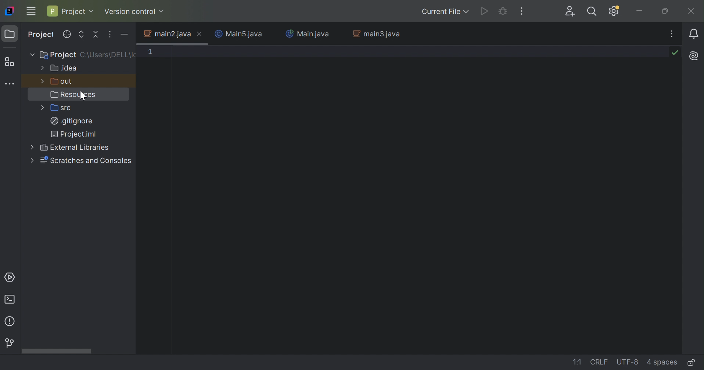  What do you see at coordinates (67, 35) in the screenshot?
I see `Select opened file` at bounding box center [67, 35].